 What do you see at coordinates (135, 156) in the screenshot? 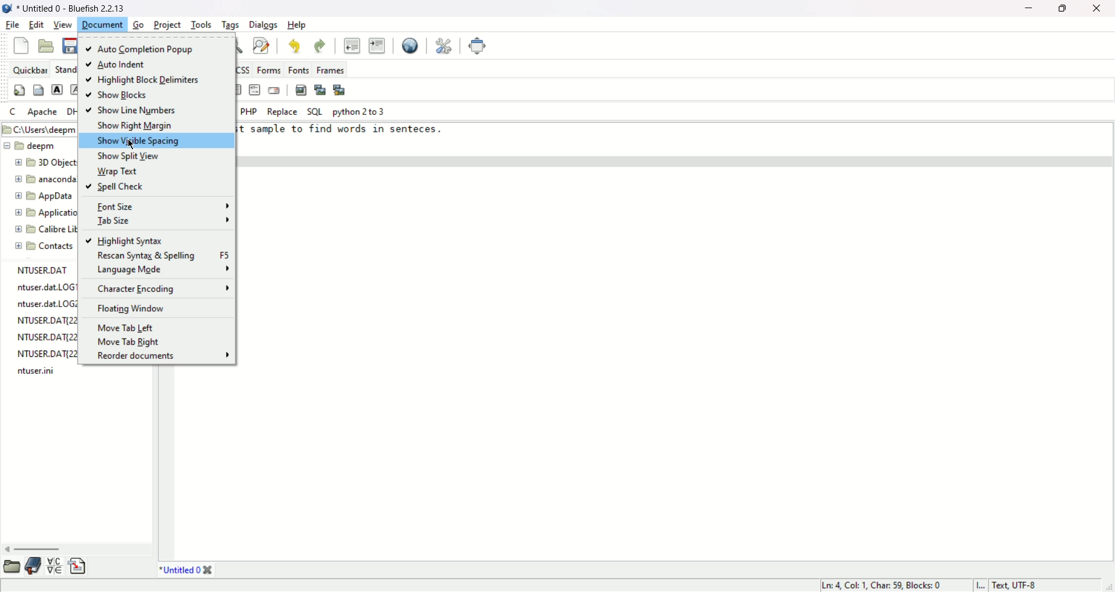
I see `show split view` at bounding box center [135, 156].